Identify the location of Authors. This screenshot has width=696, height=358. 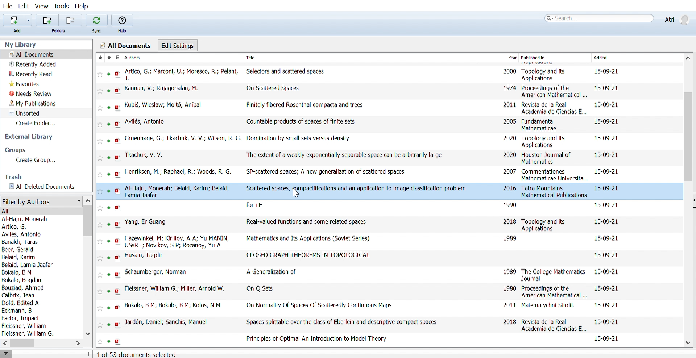
(163, 58).